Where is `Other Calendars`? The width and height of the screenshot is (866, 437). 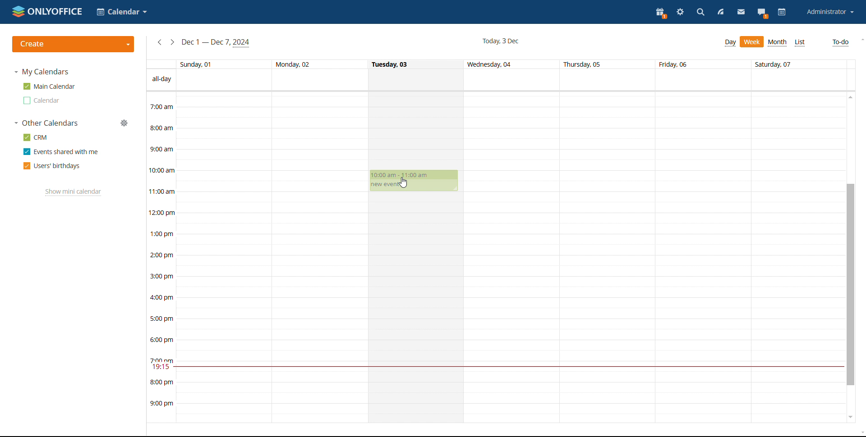
Other Calendars is located at coordinates (47, 123).